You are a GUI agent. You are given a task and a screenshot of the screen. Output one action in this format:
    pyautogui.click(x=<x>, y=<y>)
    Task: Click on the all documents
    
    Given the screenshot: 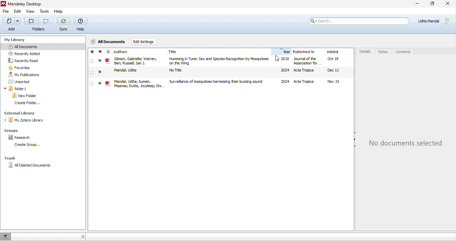 What is the action you would take?
    pyautogui.click(x=23, y=46)
    